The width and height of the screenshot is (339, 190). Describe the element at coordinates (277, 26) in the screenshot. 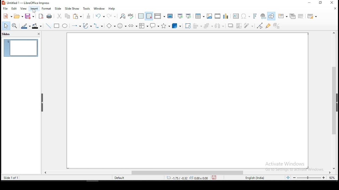

I see `toggle extrusion` at that location.